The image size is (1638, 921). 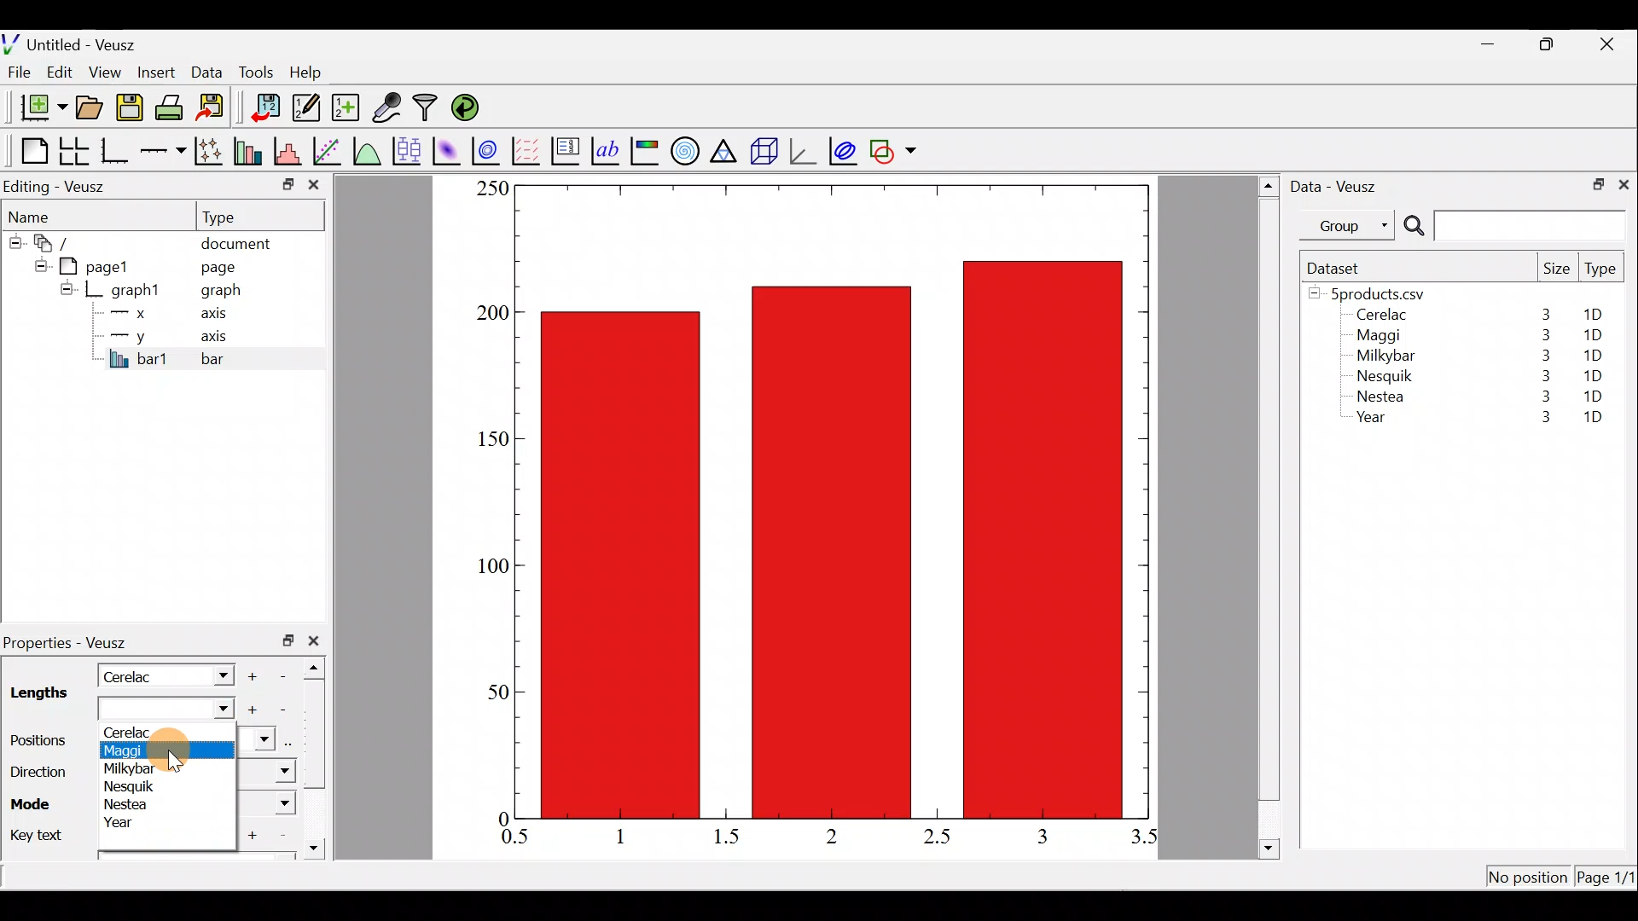 I want to click on bar chart inserted, so click(x=834, y=500).